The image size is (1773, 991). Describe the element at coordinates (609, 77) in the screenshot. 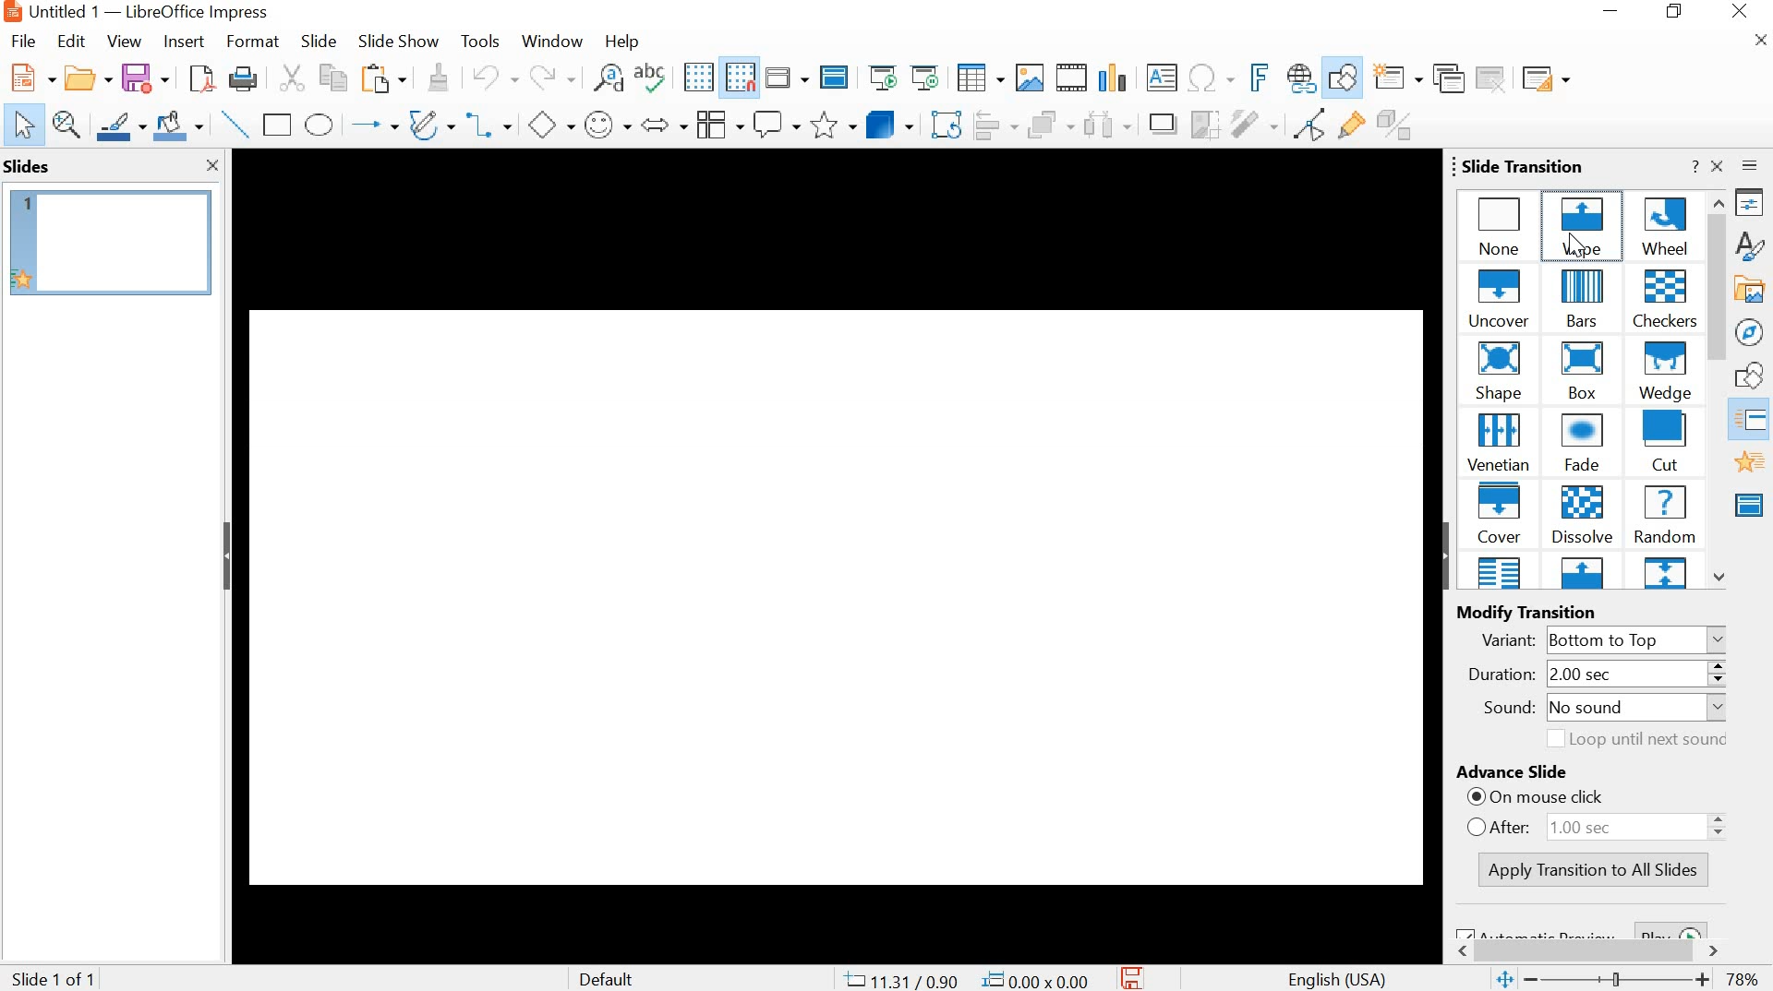

I see `Find and Replace` at that location.